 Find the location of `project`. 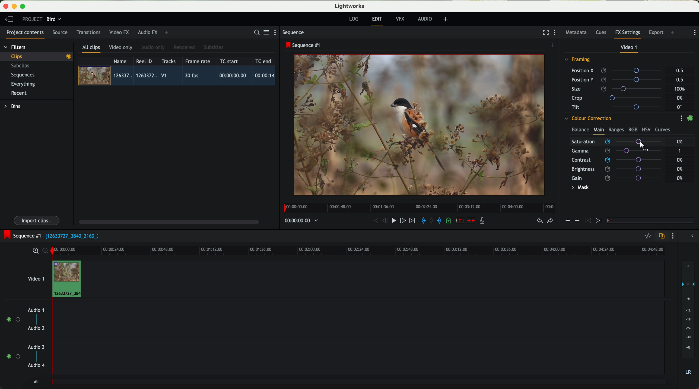

project is located at coordinates (32, 19).